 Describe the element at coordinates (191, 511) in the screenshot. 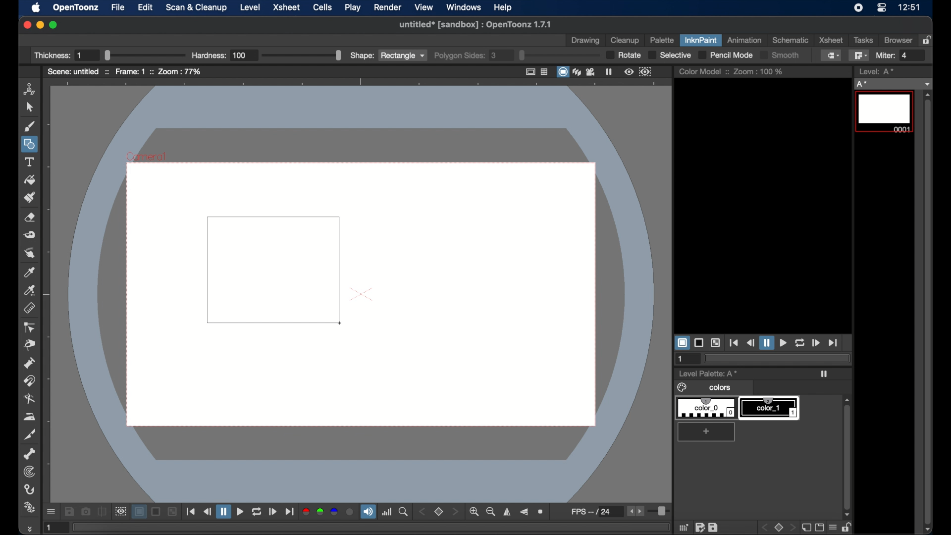

I see `jump to start` at that location.